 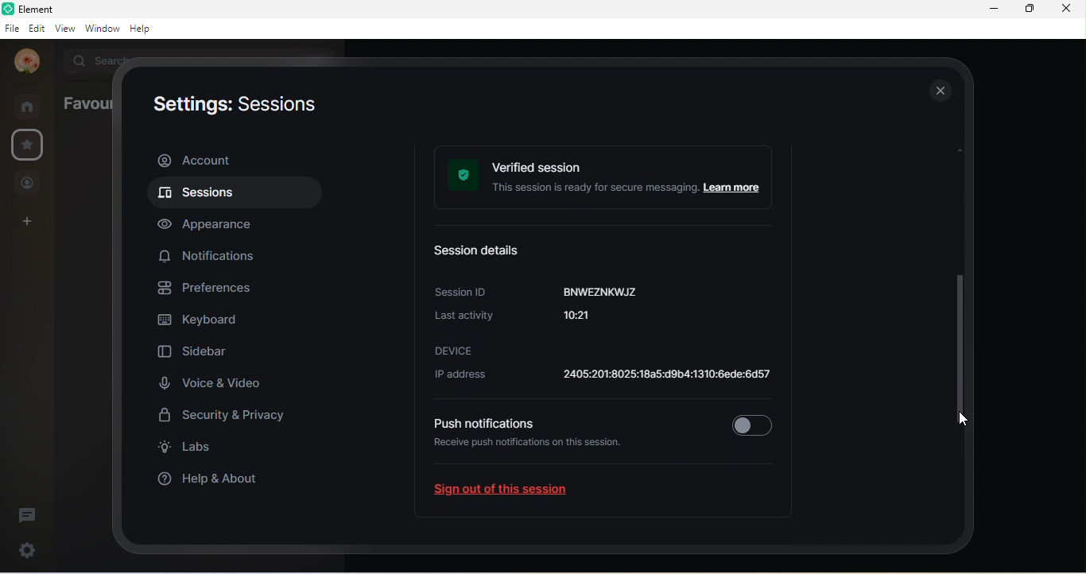 I want to click on help, so click(x=144, y=29).